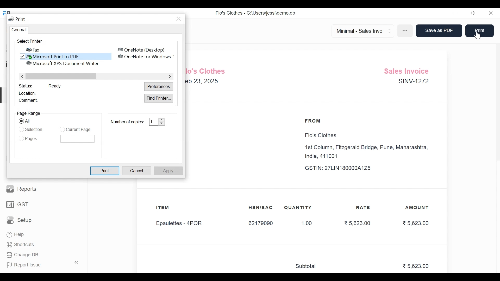  Describe the element at coordinates (479, 30) in the screenshot. I see `Print` at that location.